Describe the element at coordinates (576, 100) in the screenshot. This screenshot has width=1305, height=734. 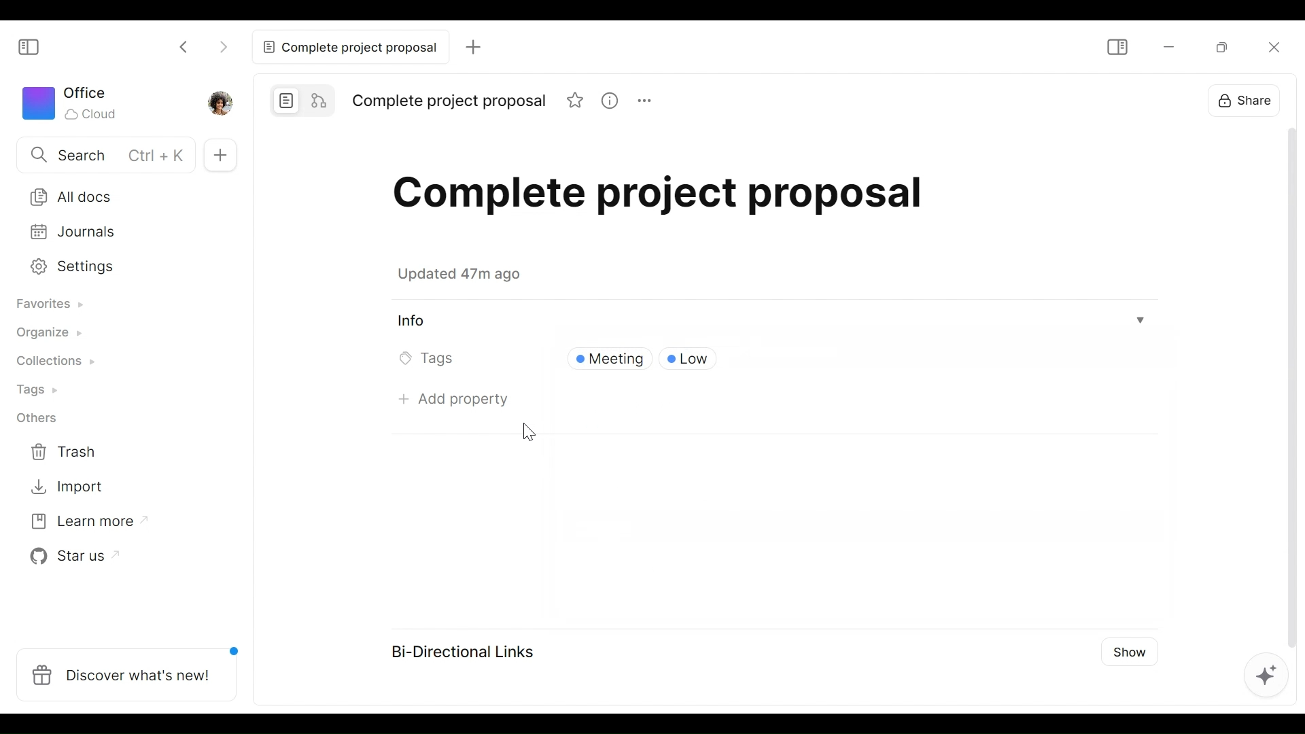
I see `Favorite` at that location.